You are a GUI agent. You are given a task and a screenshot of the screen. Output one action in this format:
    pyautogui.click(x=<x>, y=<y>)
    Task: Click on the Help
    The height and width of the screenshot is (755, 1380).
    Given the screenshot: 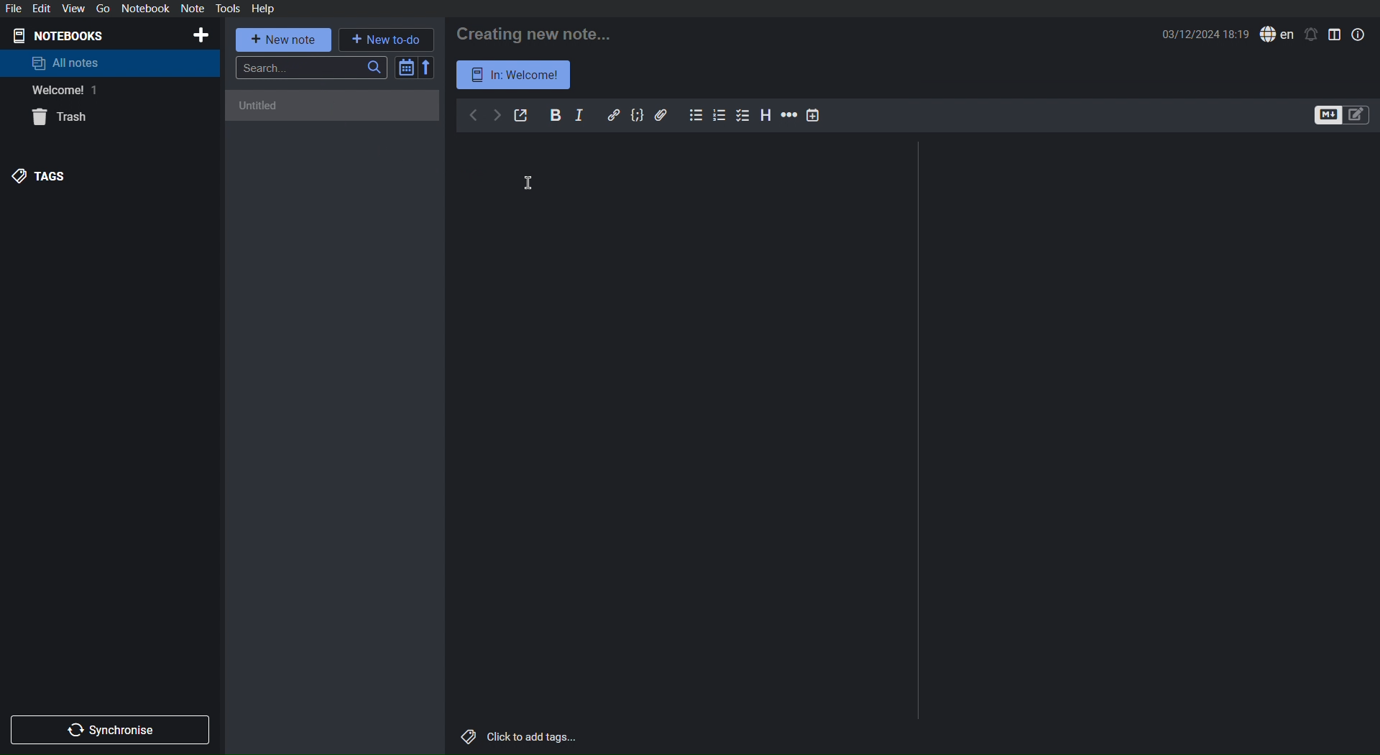 What is the action you would take?
    pyautogui.click(x=262, y=8)
    